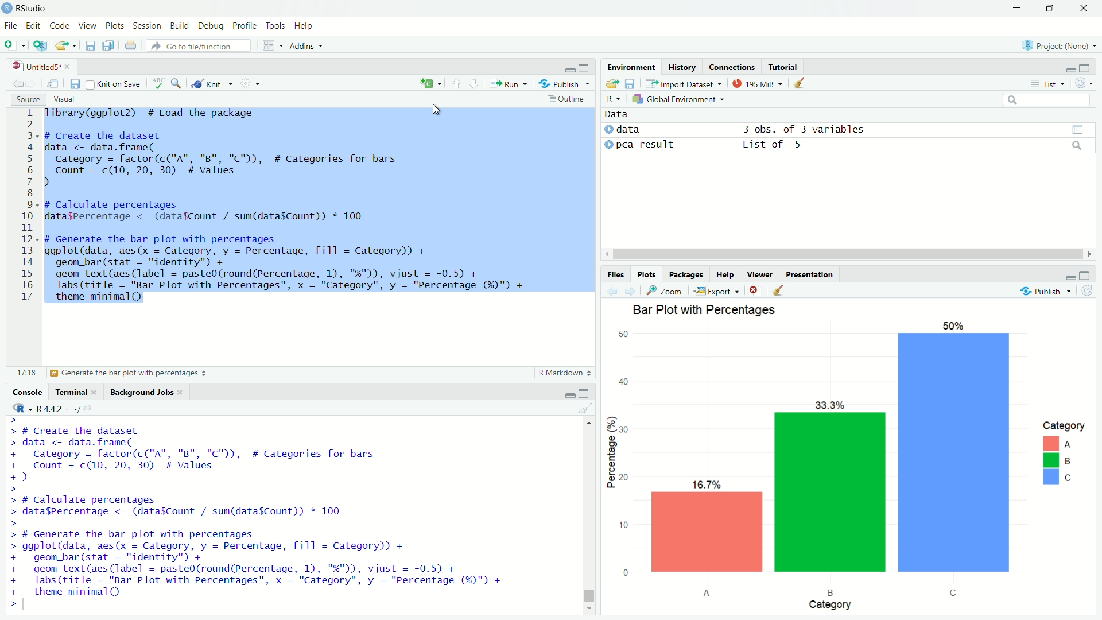 This screenshot has height=620, width=1102. What do you see at coordinates (1047, 290) in the screenshot?
I see `publish` at bounding box center [1047, 290].